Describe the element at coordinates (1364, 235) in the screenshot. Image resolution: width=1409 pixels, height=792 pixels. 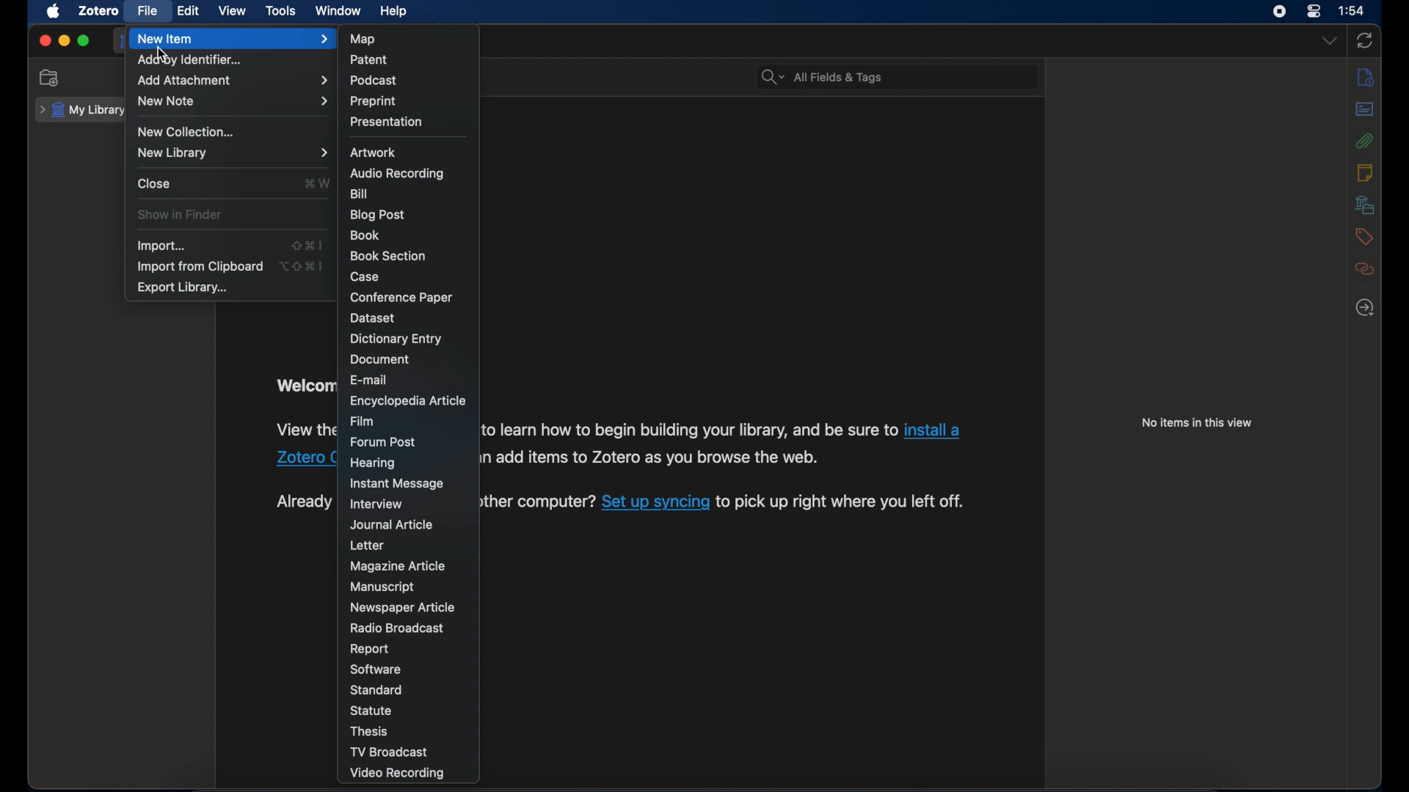
I see `tags` at that location.